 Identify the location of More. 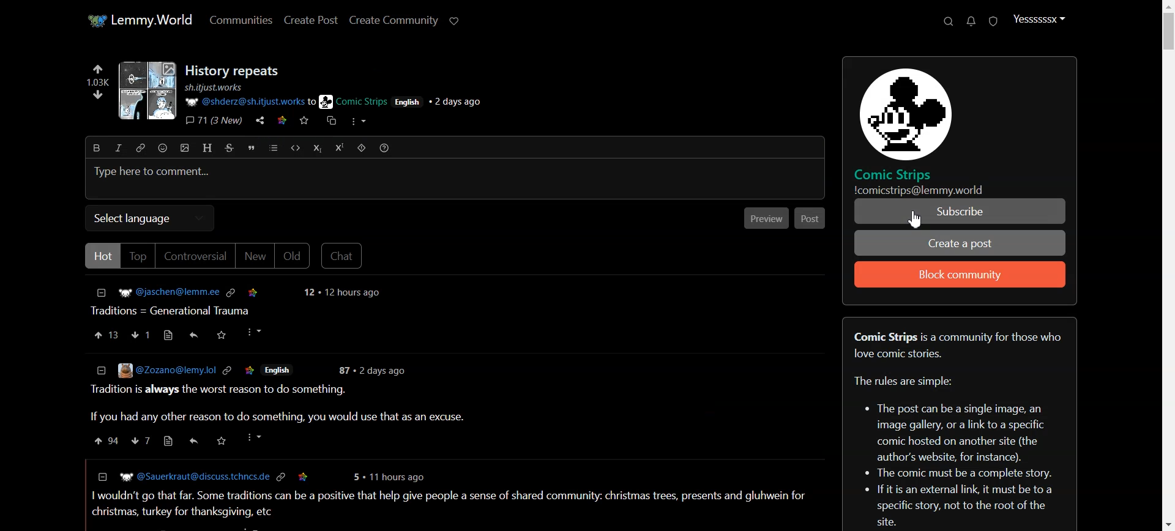
(358, 122).